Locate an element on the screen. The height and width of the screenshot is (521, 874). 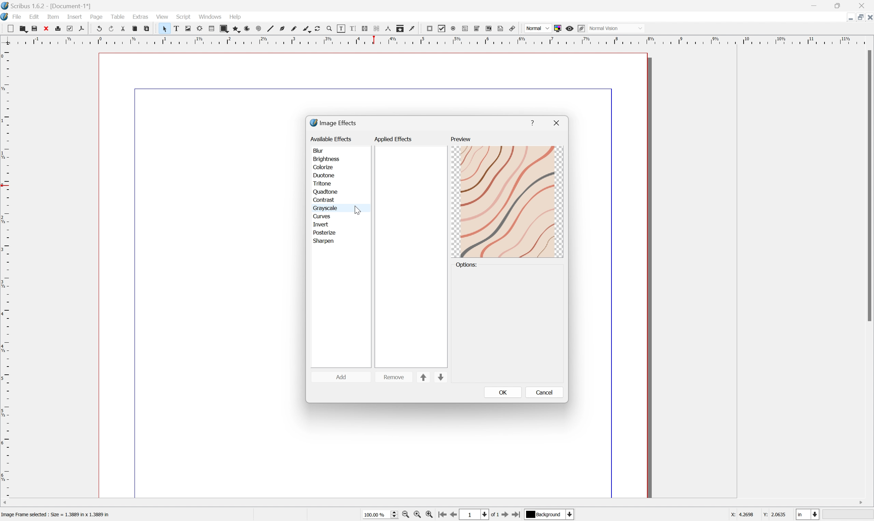
Y: 2.0635 is located at coordinates (775, 515).